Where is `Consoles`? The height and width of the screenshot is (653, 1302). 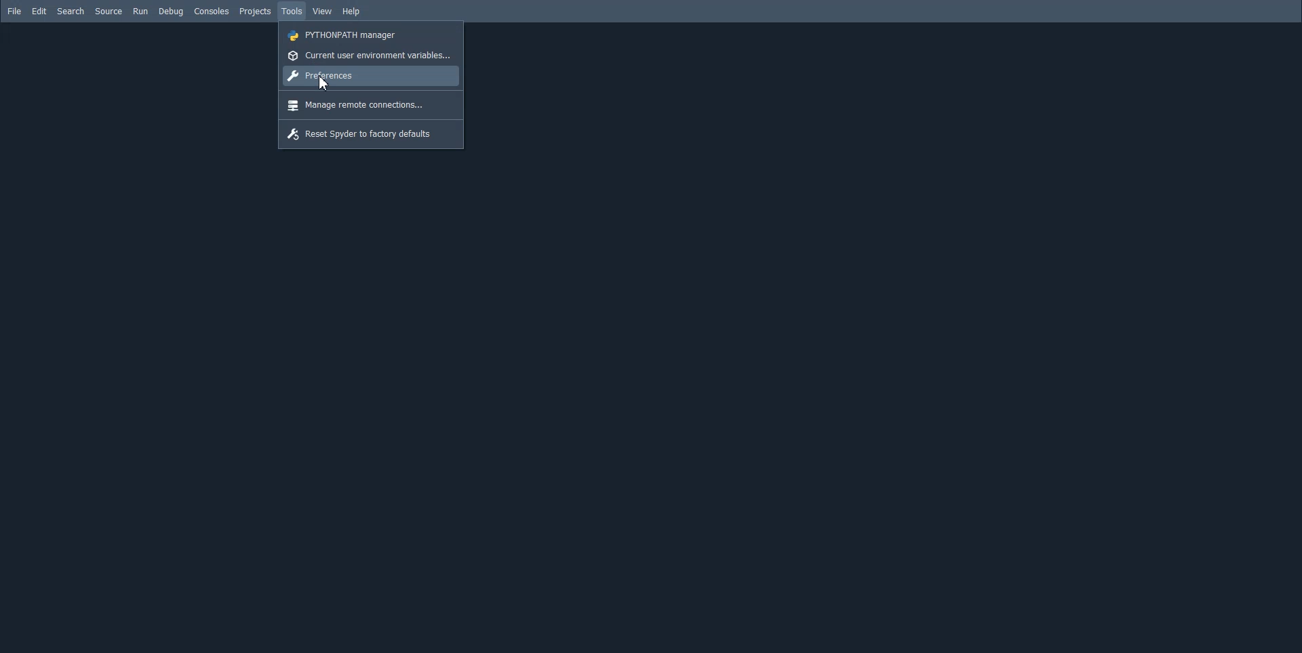
Consoles is located at coordinates (211, 12).